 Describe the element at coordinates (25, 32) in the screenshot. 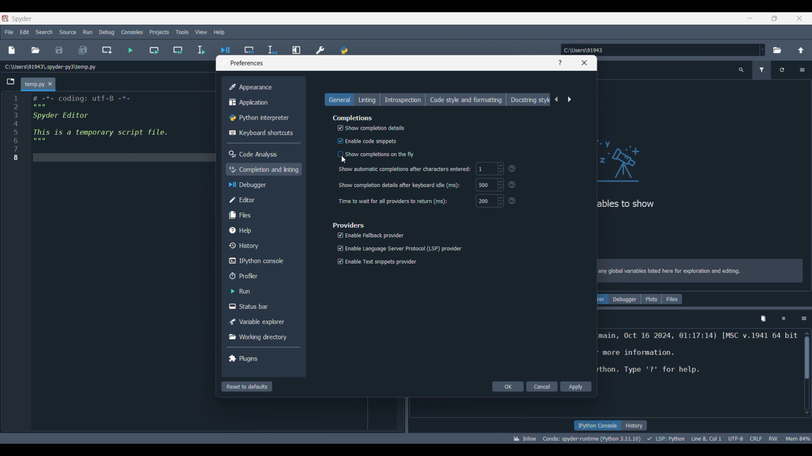

I see `Edit menu` at that location.